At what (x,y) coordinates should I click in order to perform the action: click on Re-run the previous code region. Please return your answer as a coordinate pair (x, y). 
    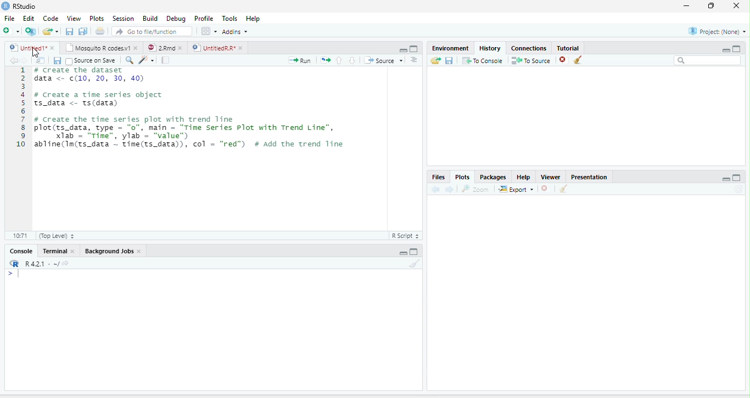
    Looking at the image, I should click on (325, 60).